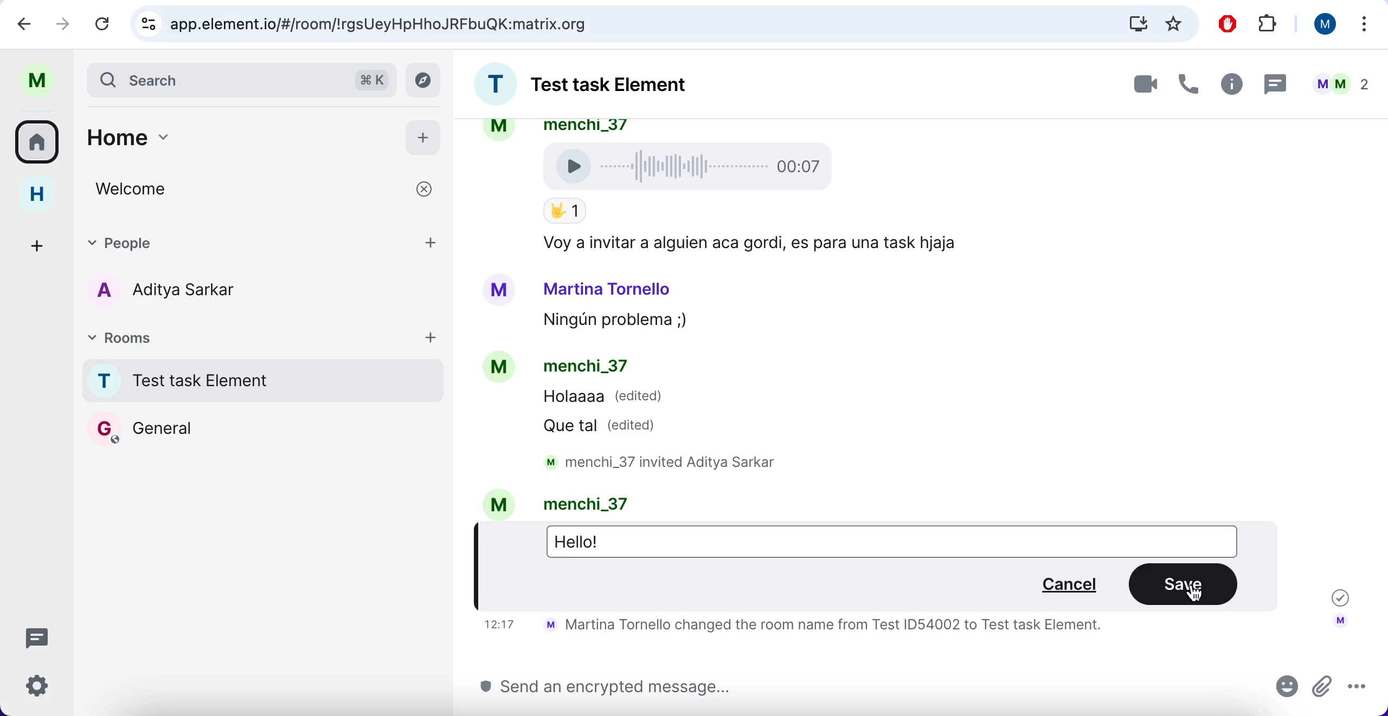 The image size is (1388, 716). What do you see at coordinates (1175, 23) in the screenshot?
I see `favorites` at bounding box center [1175, 23].